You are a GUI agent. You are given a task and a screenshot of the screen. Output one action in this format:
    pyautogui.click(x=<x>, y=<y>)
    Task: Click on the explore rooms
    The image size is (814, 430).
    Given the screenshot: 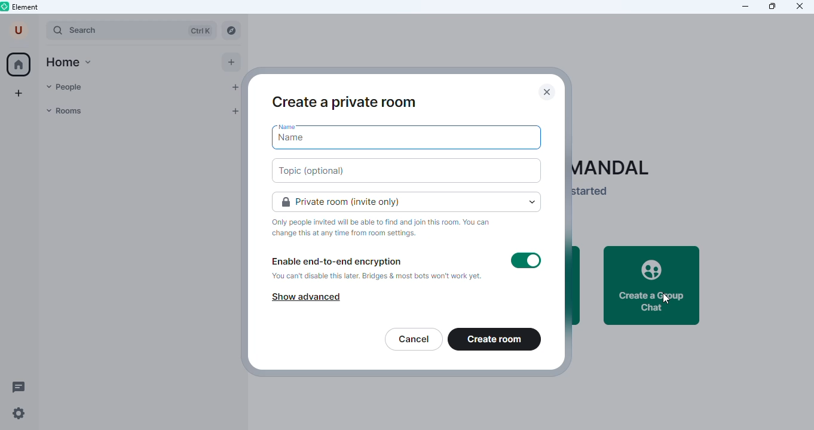 What is the action you would take?
    pyautogui.click(x=236, y=30)
    